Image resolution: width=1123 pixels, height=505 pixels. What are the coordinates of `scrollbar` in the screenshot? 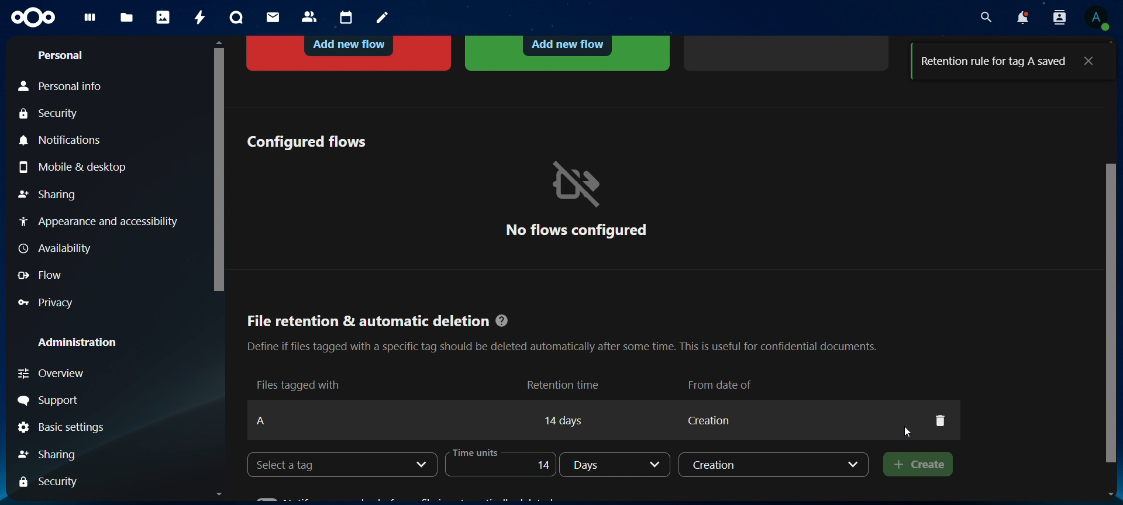 It's located at (1113, 327).